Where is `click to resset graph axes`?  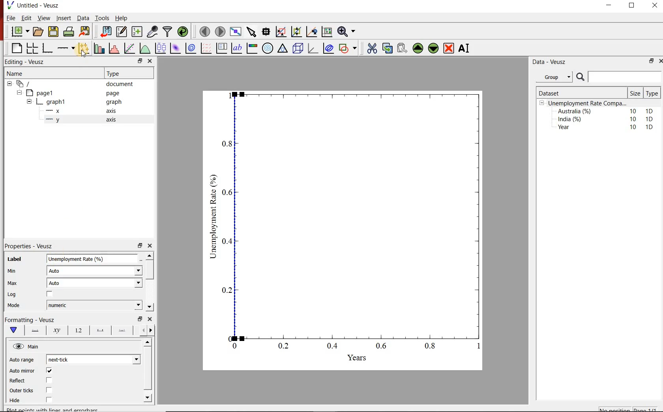 click to resset graph axes is located at coordinates (327, 31).